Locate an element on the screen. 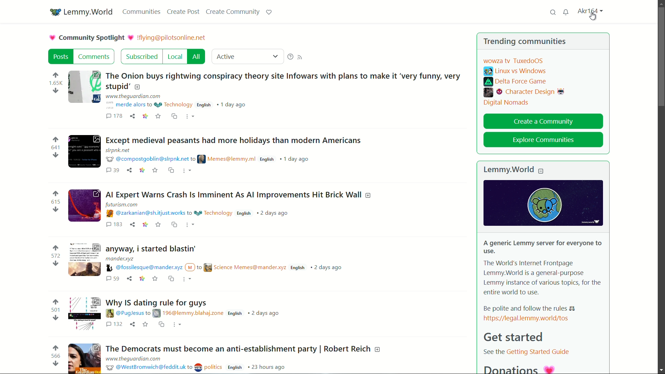  more is located at coordinates (187, 278).